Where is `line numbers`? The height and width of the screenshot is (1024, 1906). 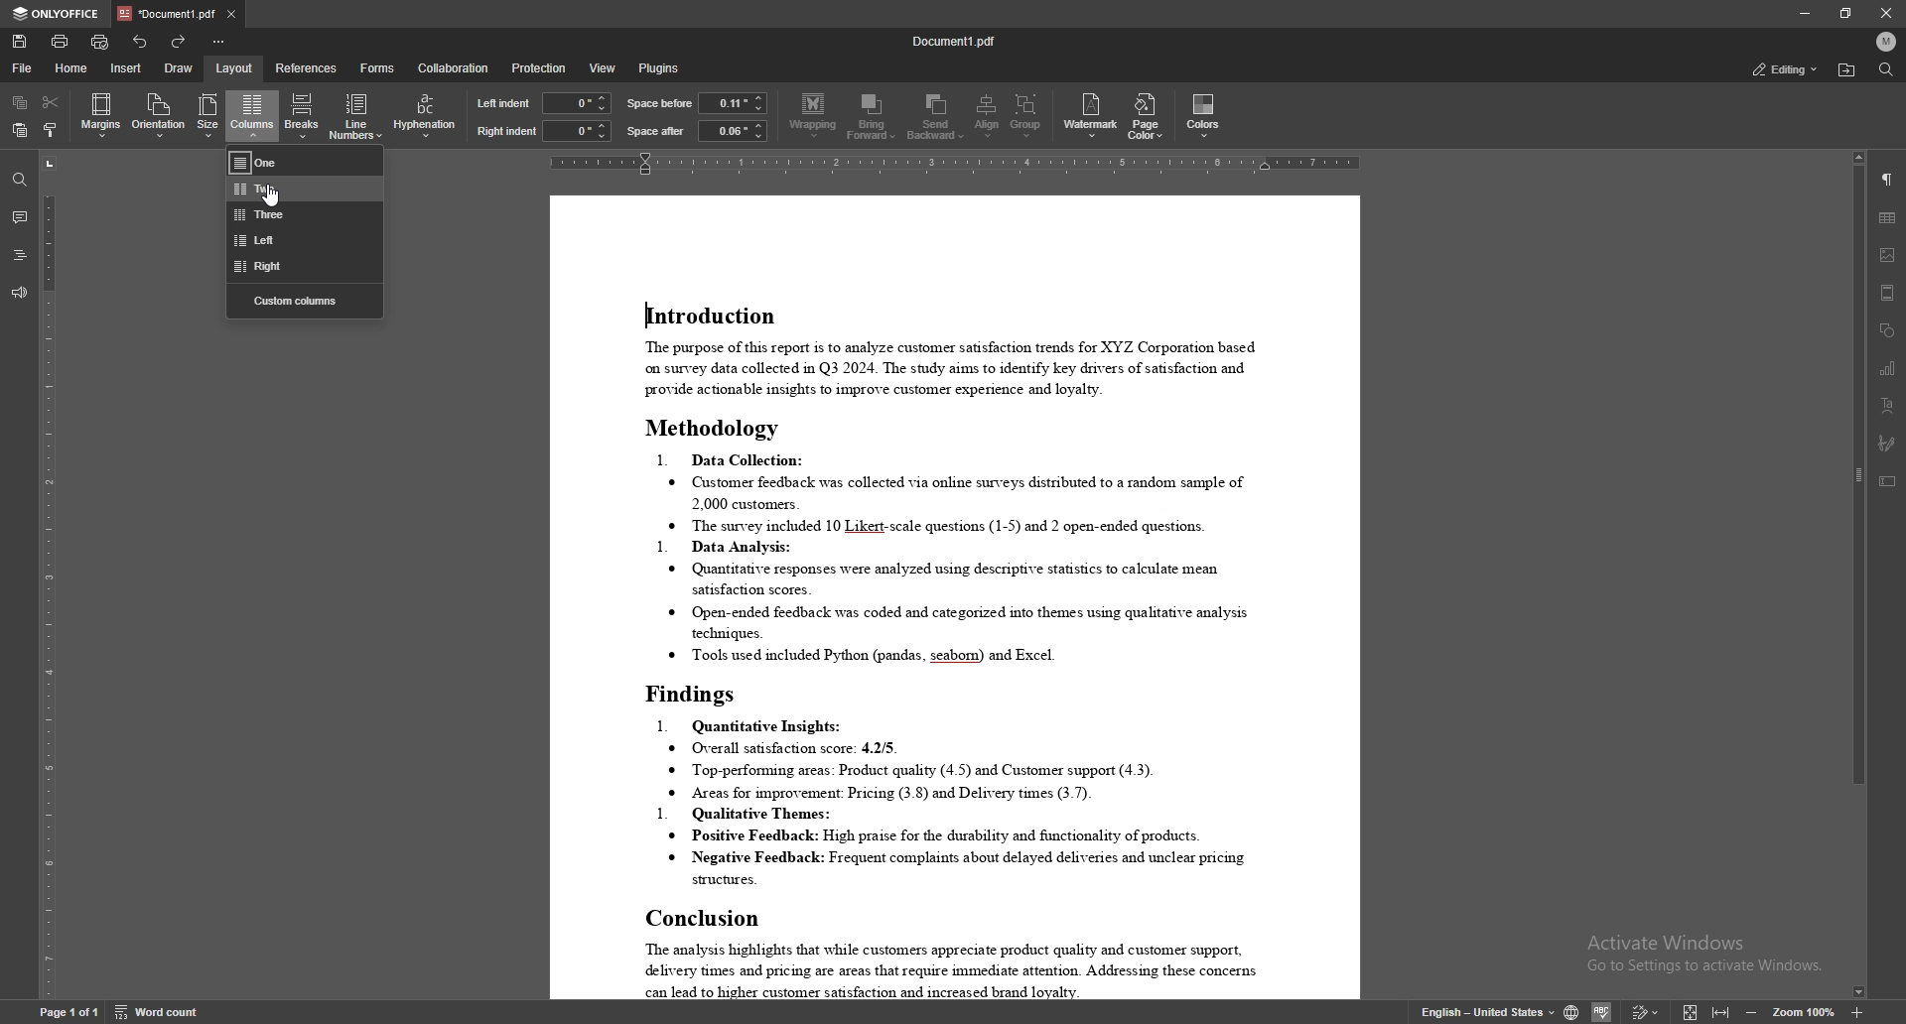
line numbers is located at coordinates (357, 116).